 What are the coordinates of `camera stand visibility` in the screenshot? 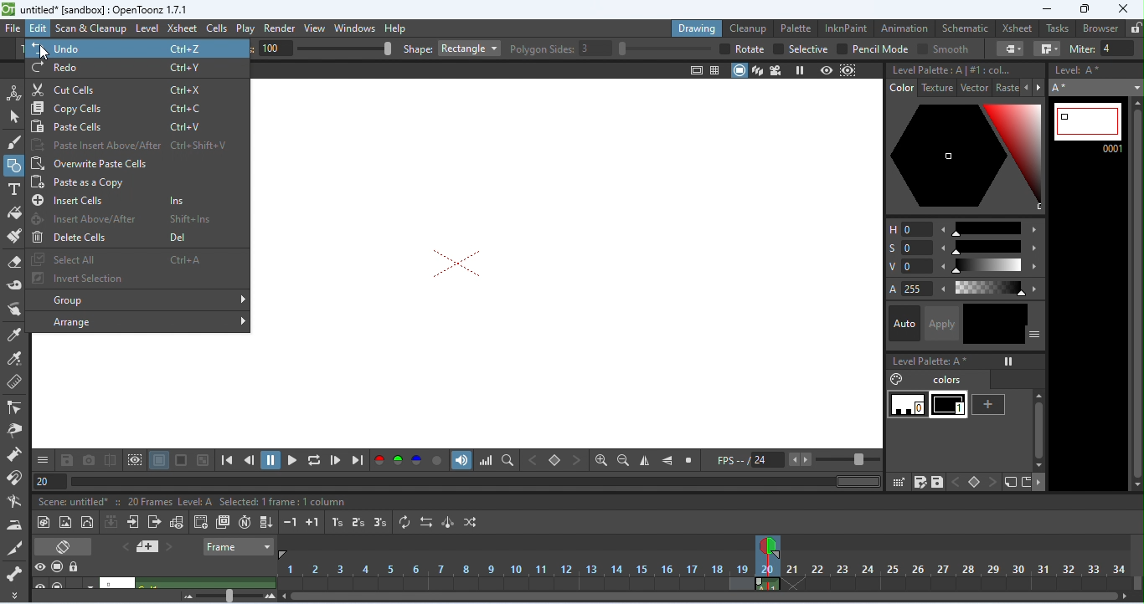 It's located at (58, 566).